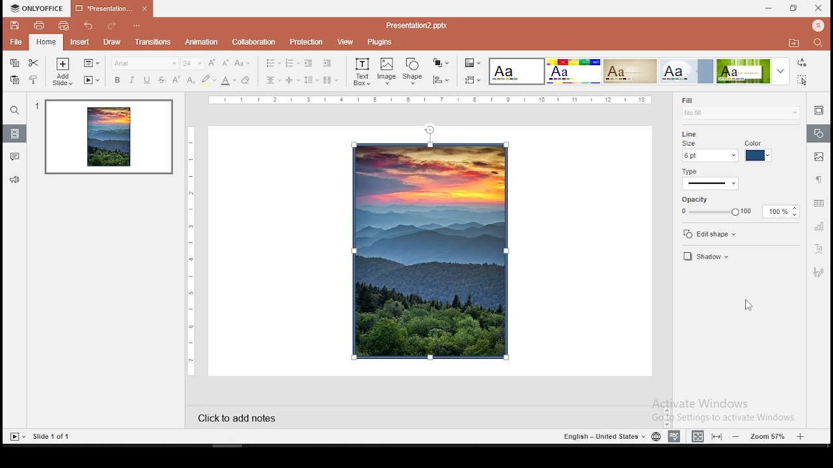 This screenshot has height=468, width=833. Describe the element at coordinates (709, 151) in the screenshot. I see `line size` at that location.